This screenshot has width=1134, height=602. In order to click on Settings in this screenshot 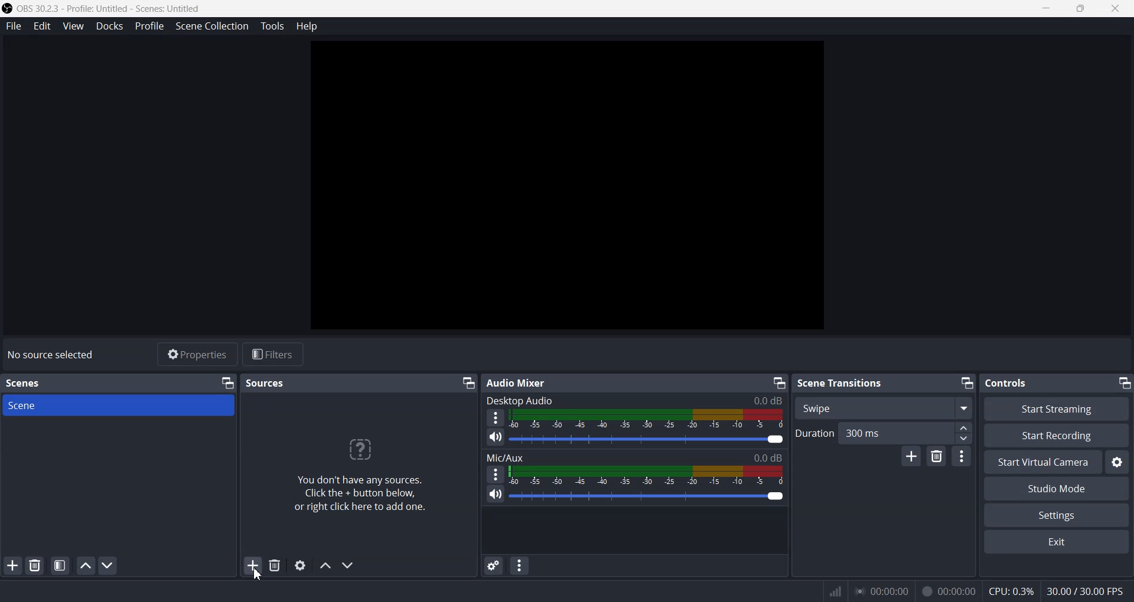, I will do `click(1056, 516)`.